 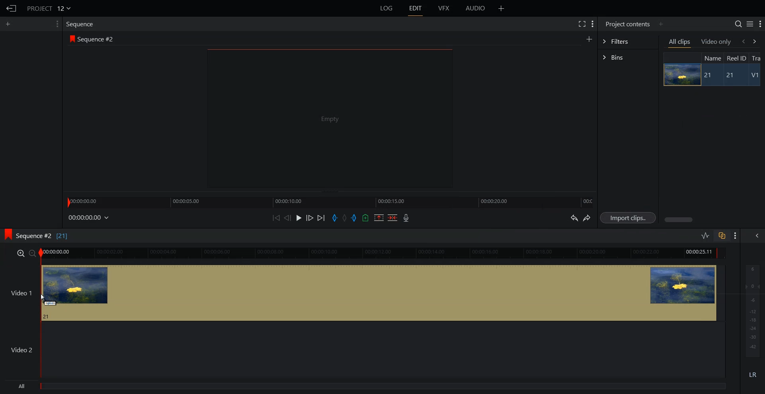 I want to click on Move Forward, so click(x=321, y=218).